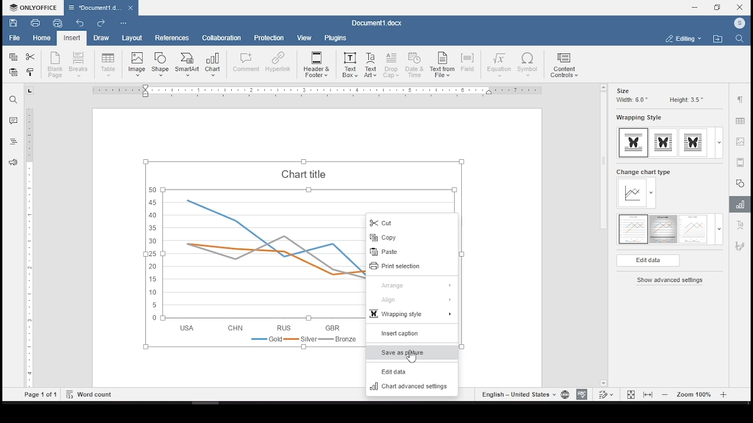 This screenshot has height=423, width=753. What do you see at coordinates (683, 39) in the screenshot?
I see `select workspace` at bounding box center [683, 39].